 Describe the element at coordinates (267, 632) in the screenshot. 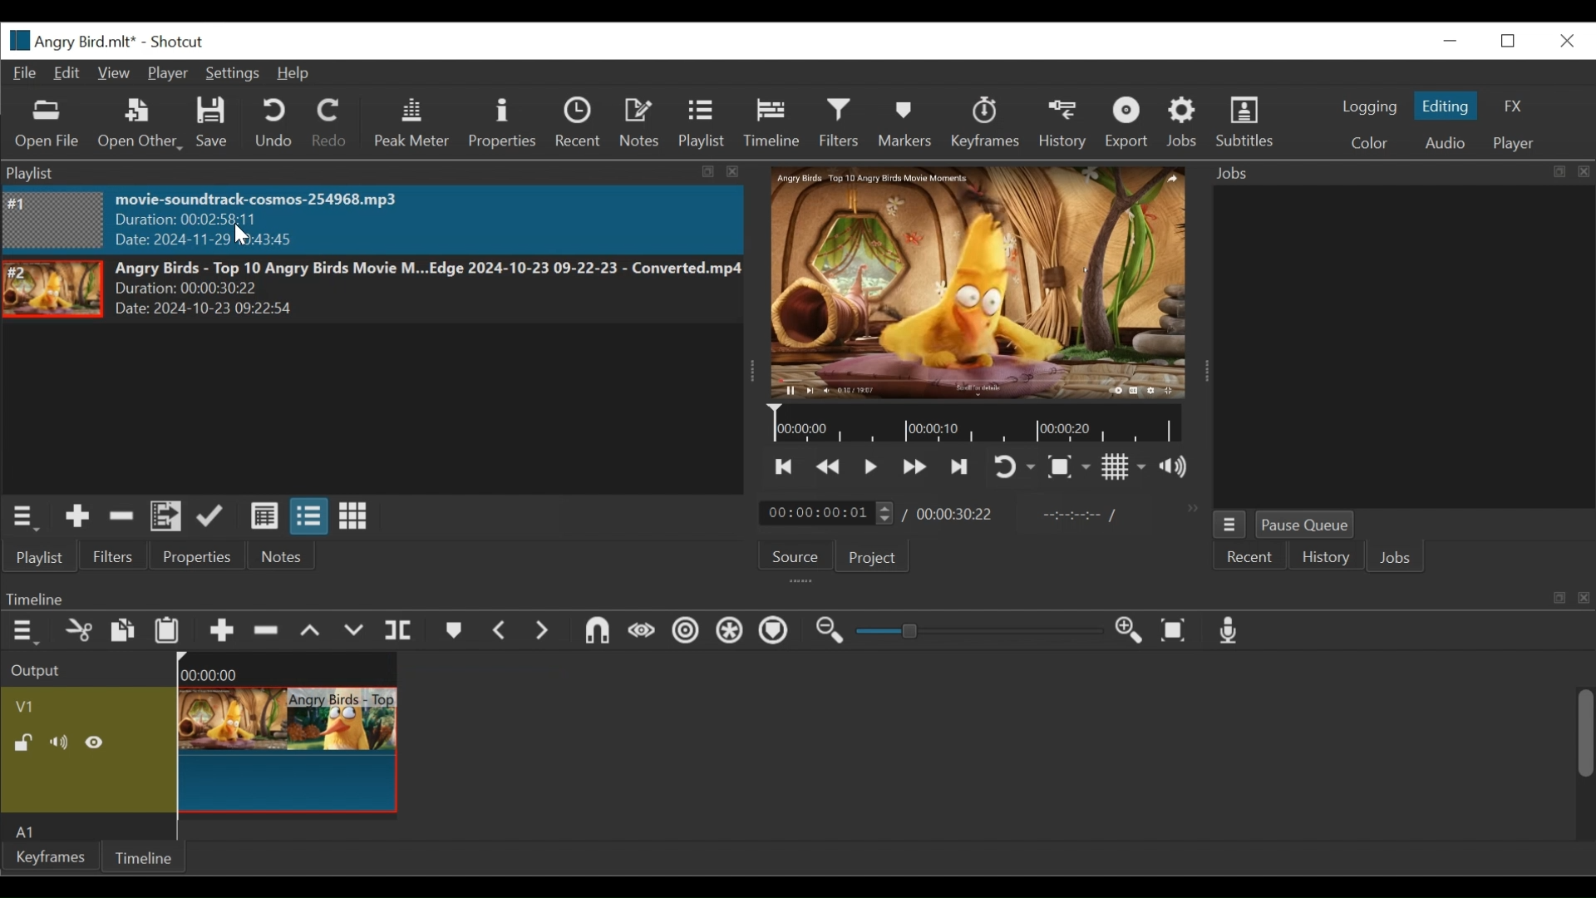

I see `Ripple Delete` at that location.